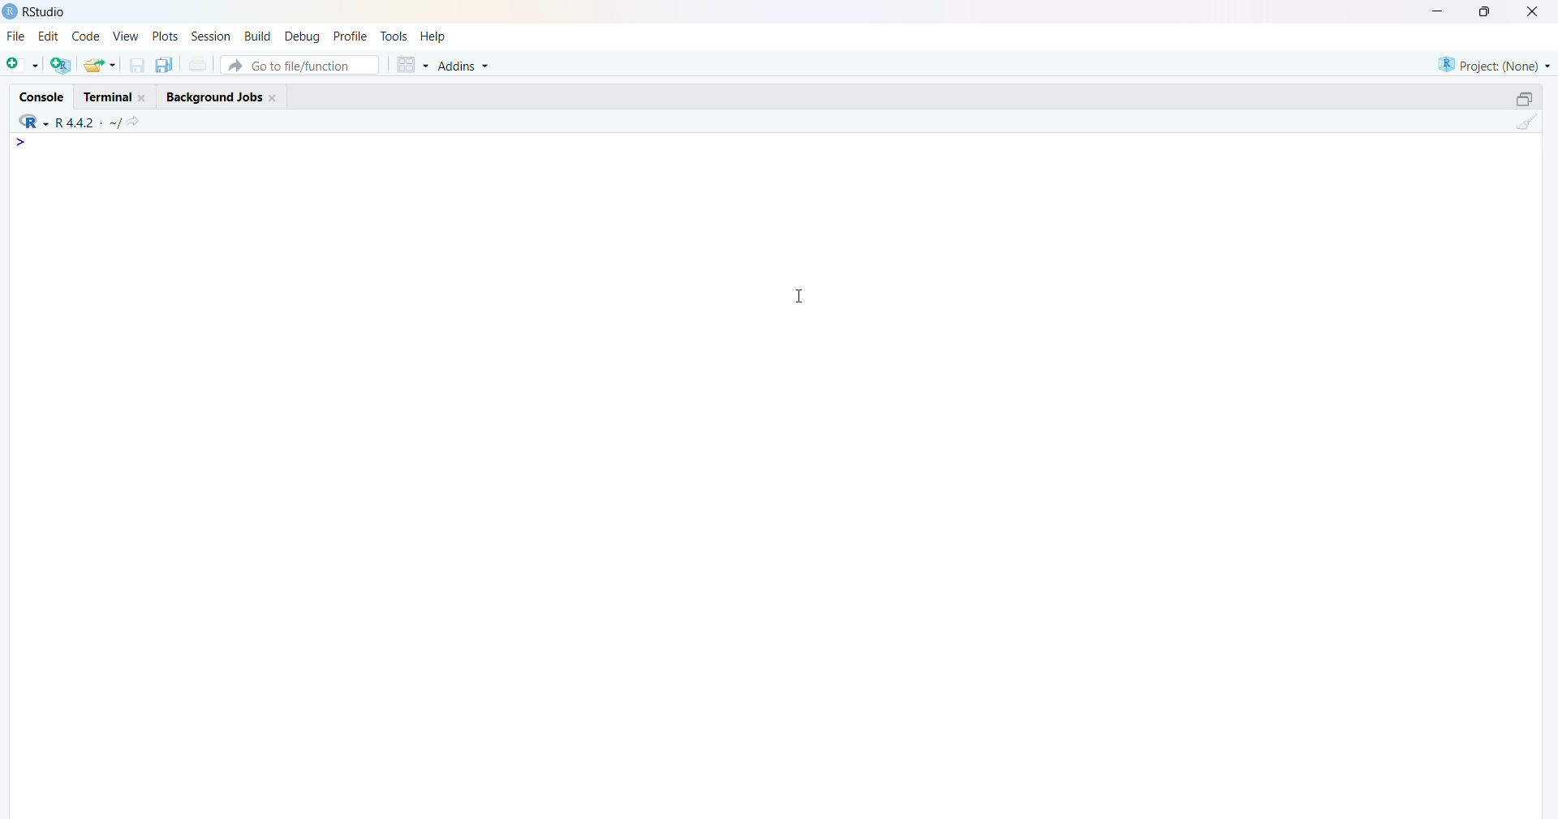 The height and width of the screenshot is (819, 1558). What do you see at coordinates (23, 142) in the screenshot?
I see `>` at bounding box center [23, 142].